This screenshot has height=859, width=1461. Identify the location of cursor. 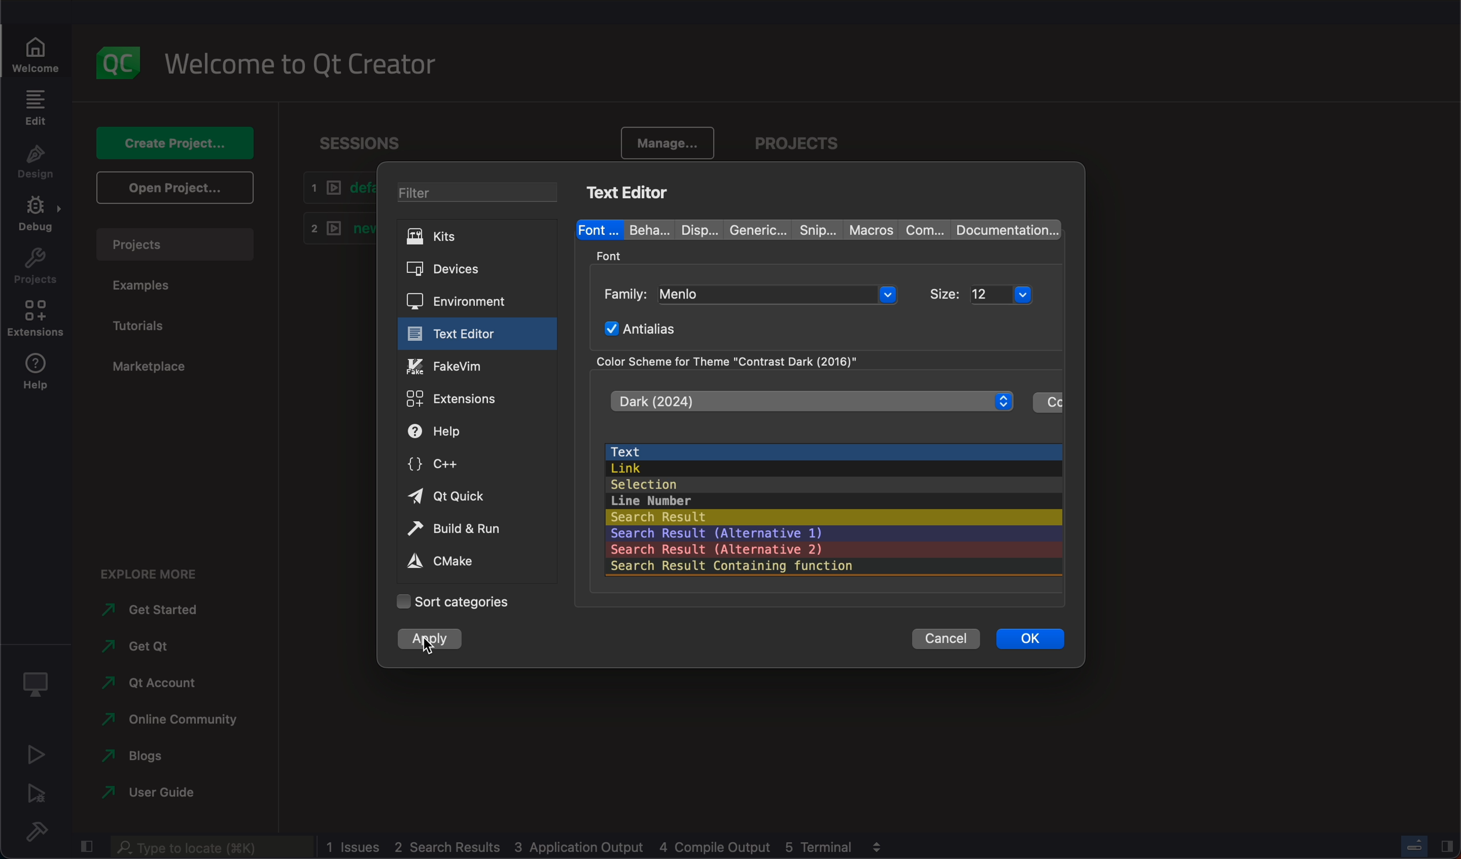
(427, 652).